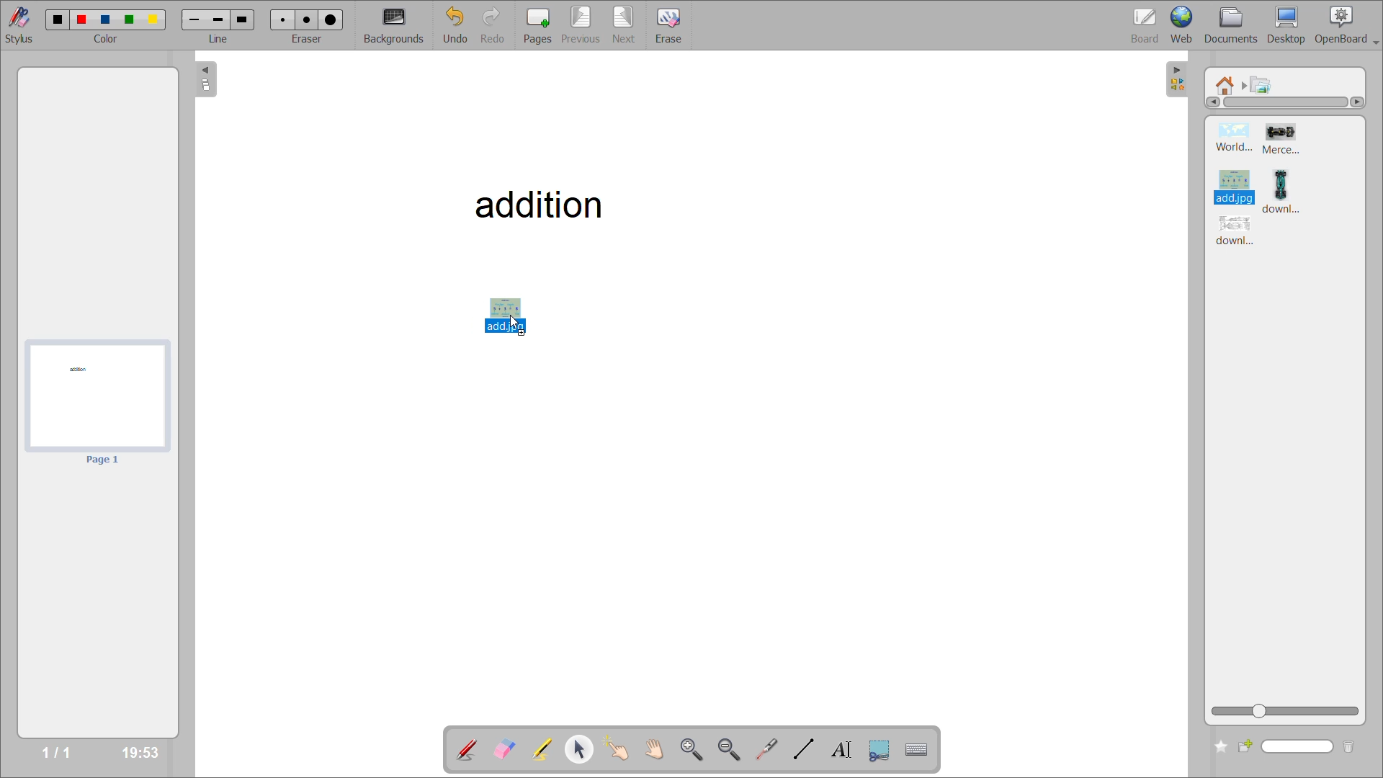  I want to click on redo, so click(497, 26).